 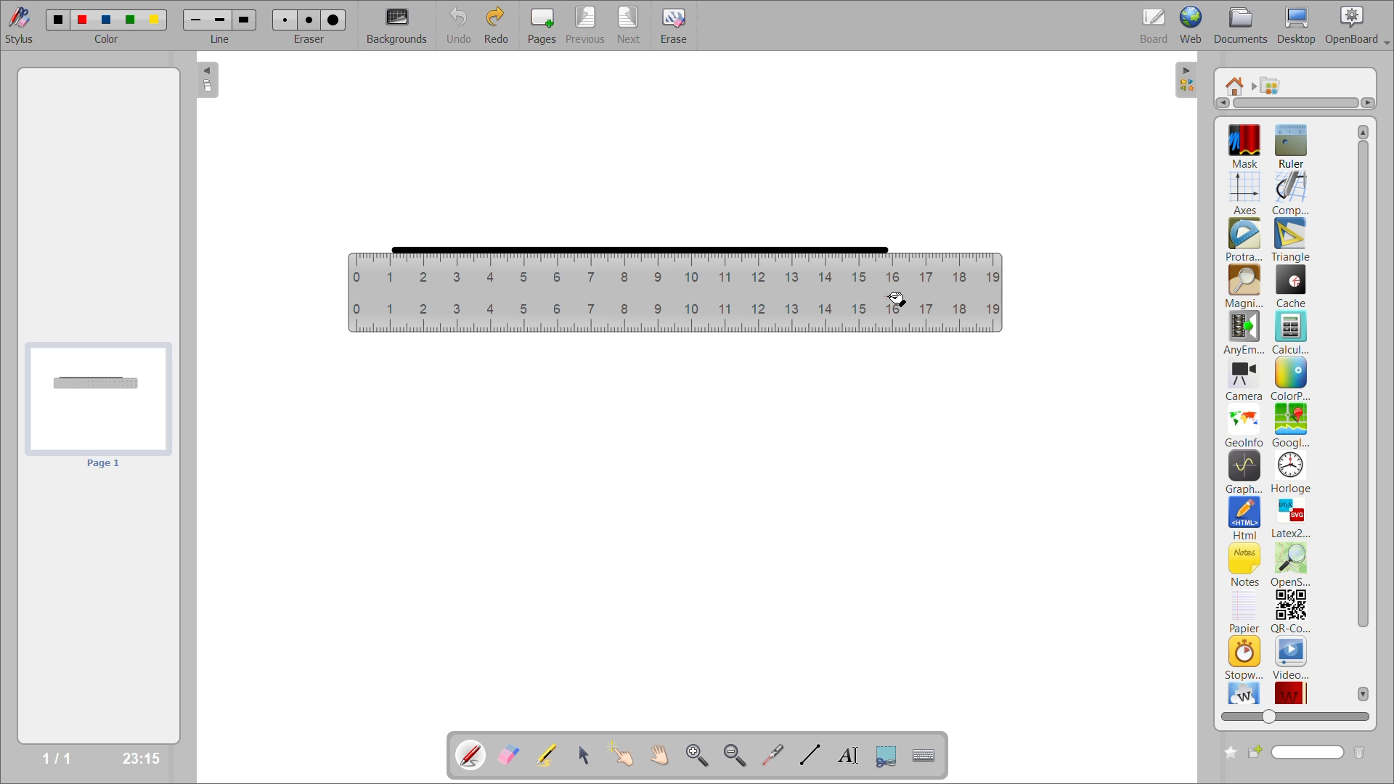 What do you see at coordinates (586, 24) in the screenshot?
I see `previous` at bounding box center [586, 24].